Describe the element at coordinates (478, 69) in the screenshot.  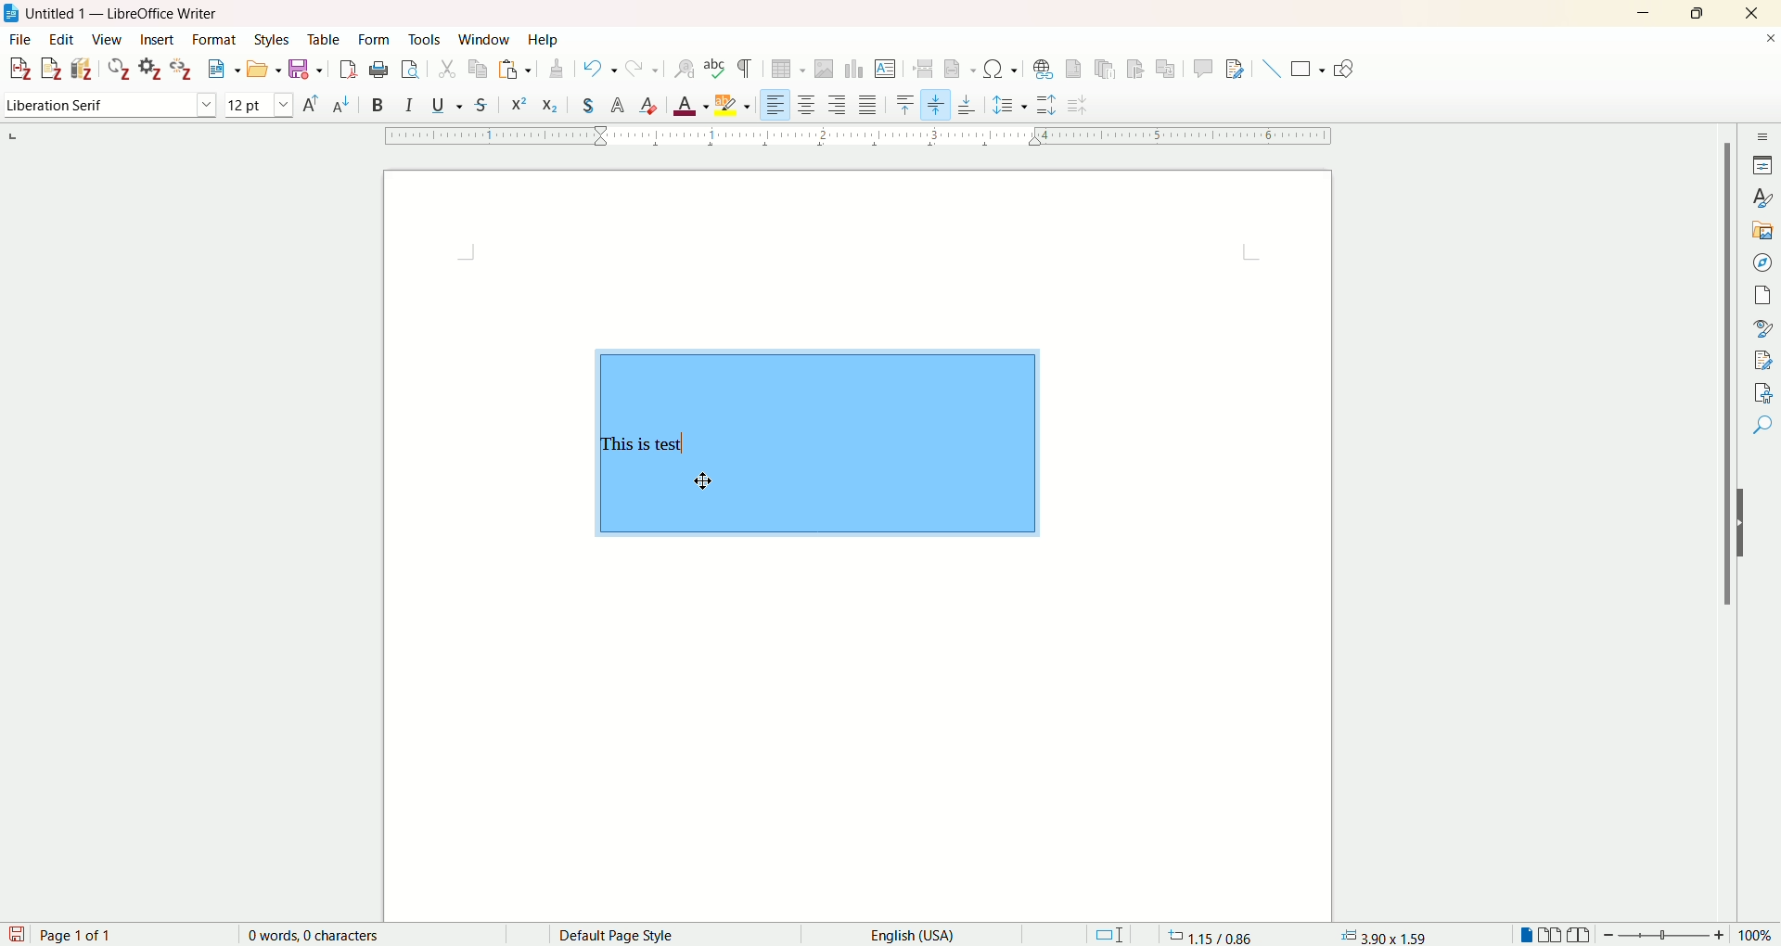
I see `copy` at that location.